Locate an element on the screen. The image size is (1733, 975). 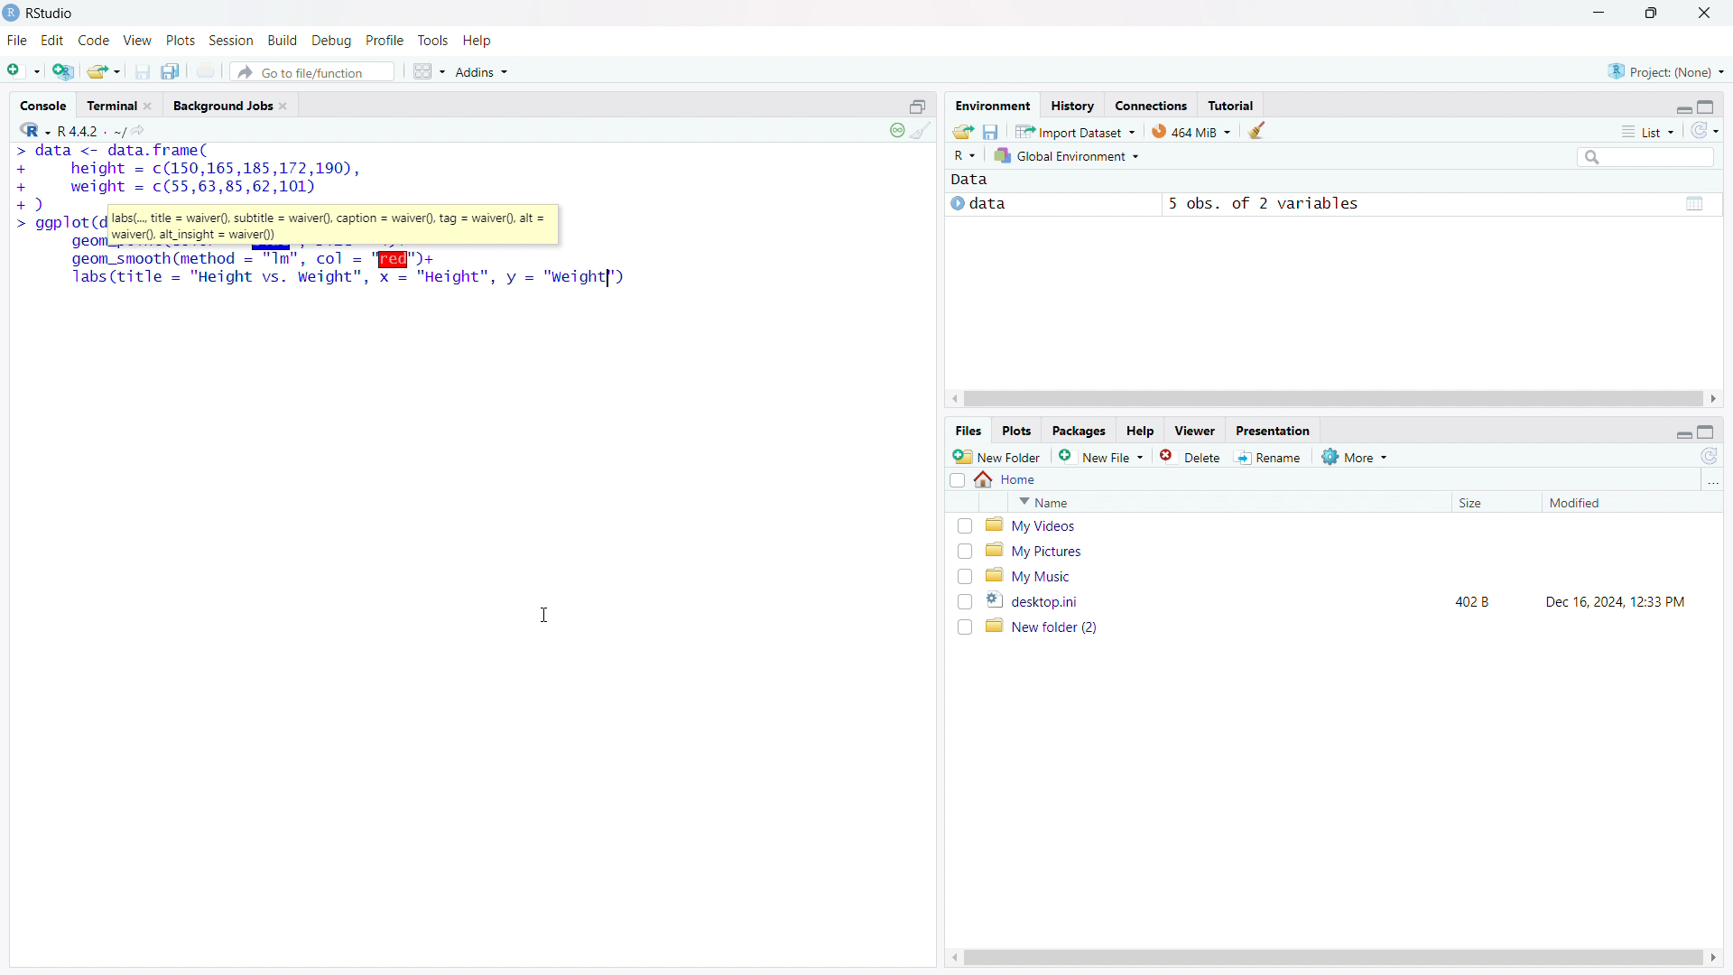
expand pane is located at coordinates (1709, 432).